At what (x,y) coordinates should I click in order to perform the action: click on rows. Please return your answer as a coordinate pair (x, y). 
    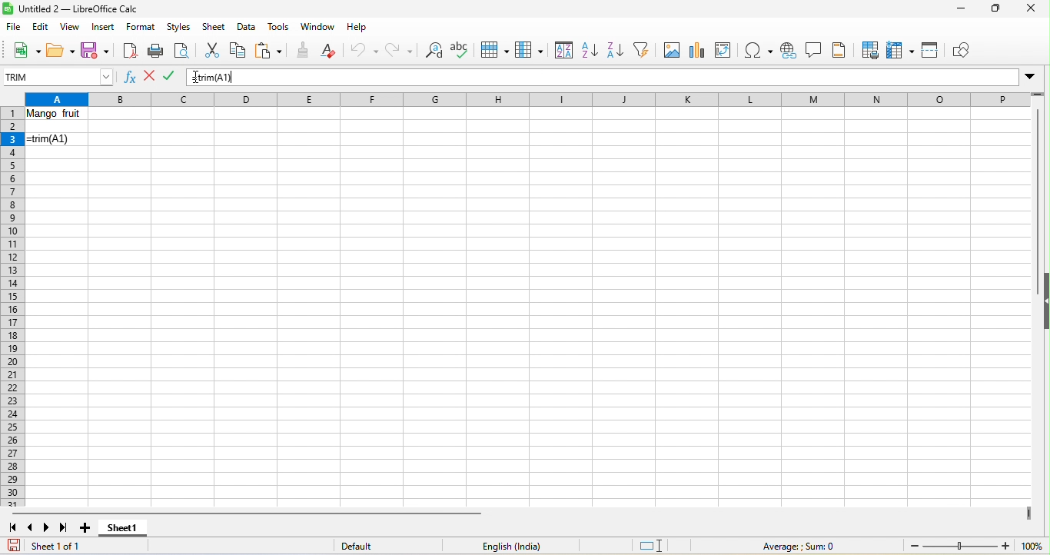
    Looking at the image, I should click on (14, 307).